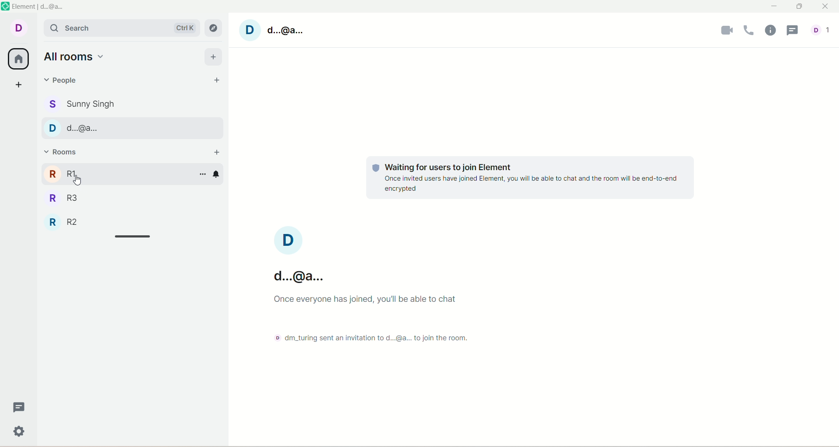 This screenshot has height=447, width=839. What do you see at coordinates (69, 197) in the screenshot?
I see `R3` at bounding box center [69, 197].